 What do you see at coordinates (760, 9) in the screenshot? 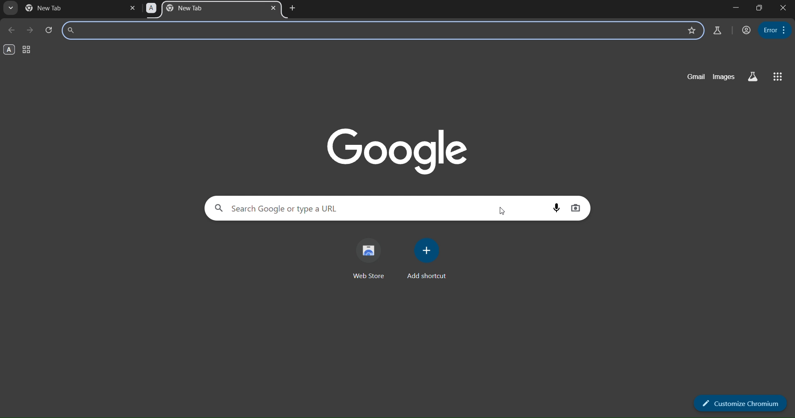
I see `restore down` at bounding box center [760, 9].